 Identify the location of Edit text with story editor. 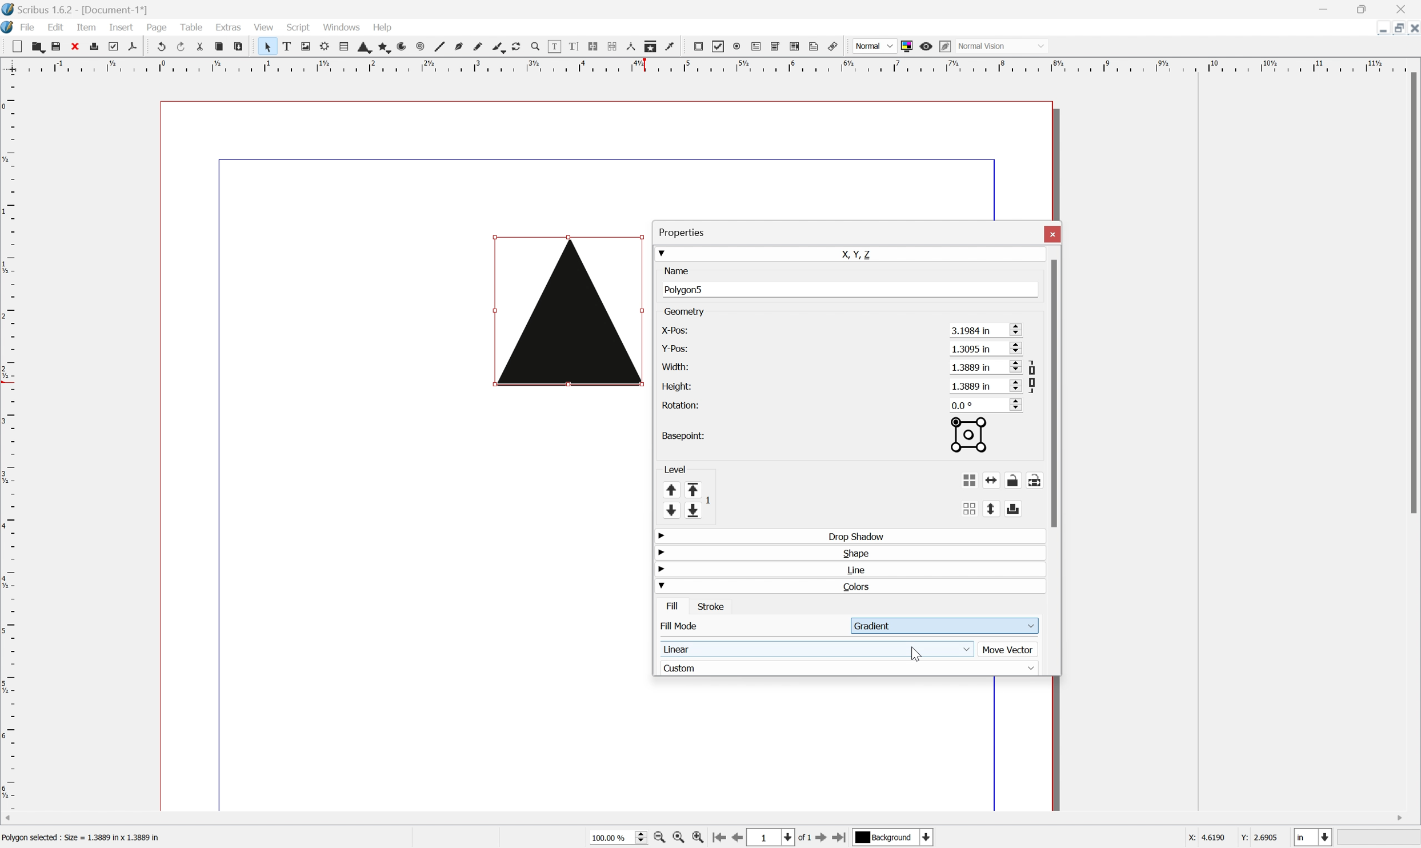
(570, 47).